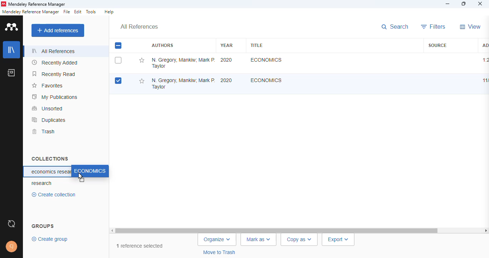 Image resolution: width=489 pixels, height=258 pixels. What do you see at coordinates (53, 51) in the screenshot?
I see `all references` at bounding box center [53, 51].